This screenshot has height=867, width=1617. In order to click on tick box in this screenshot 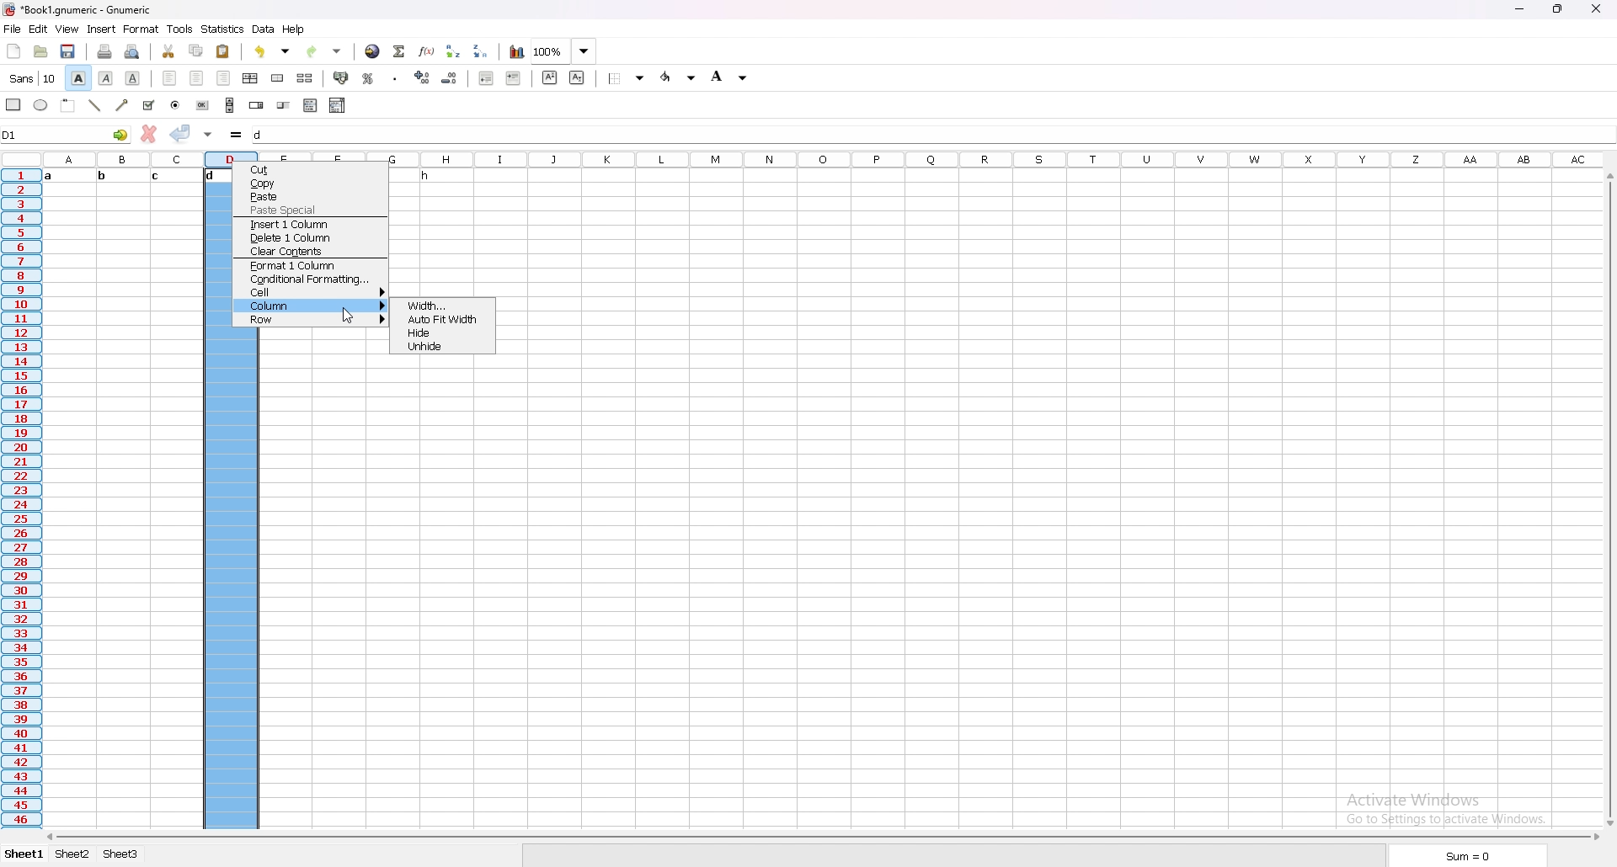, I will do `click(149, 106)`.